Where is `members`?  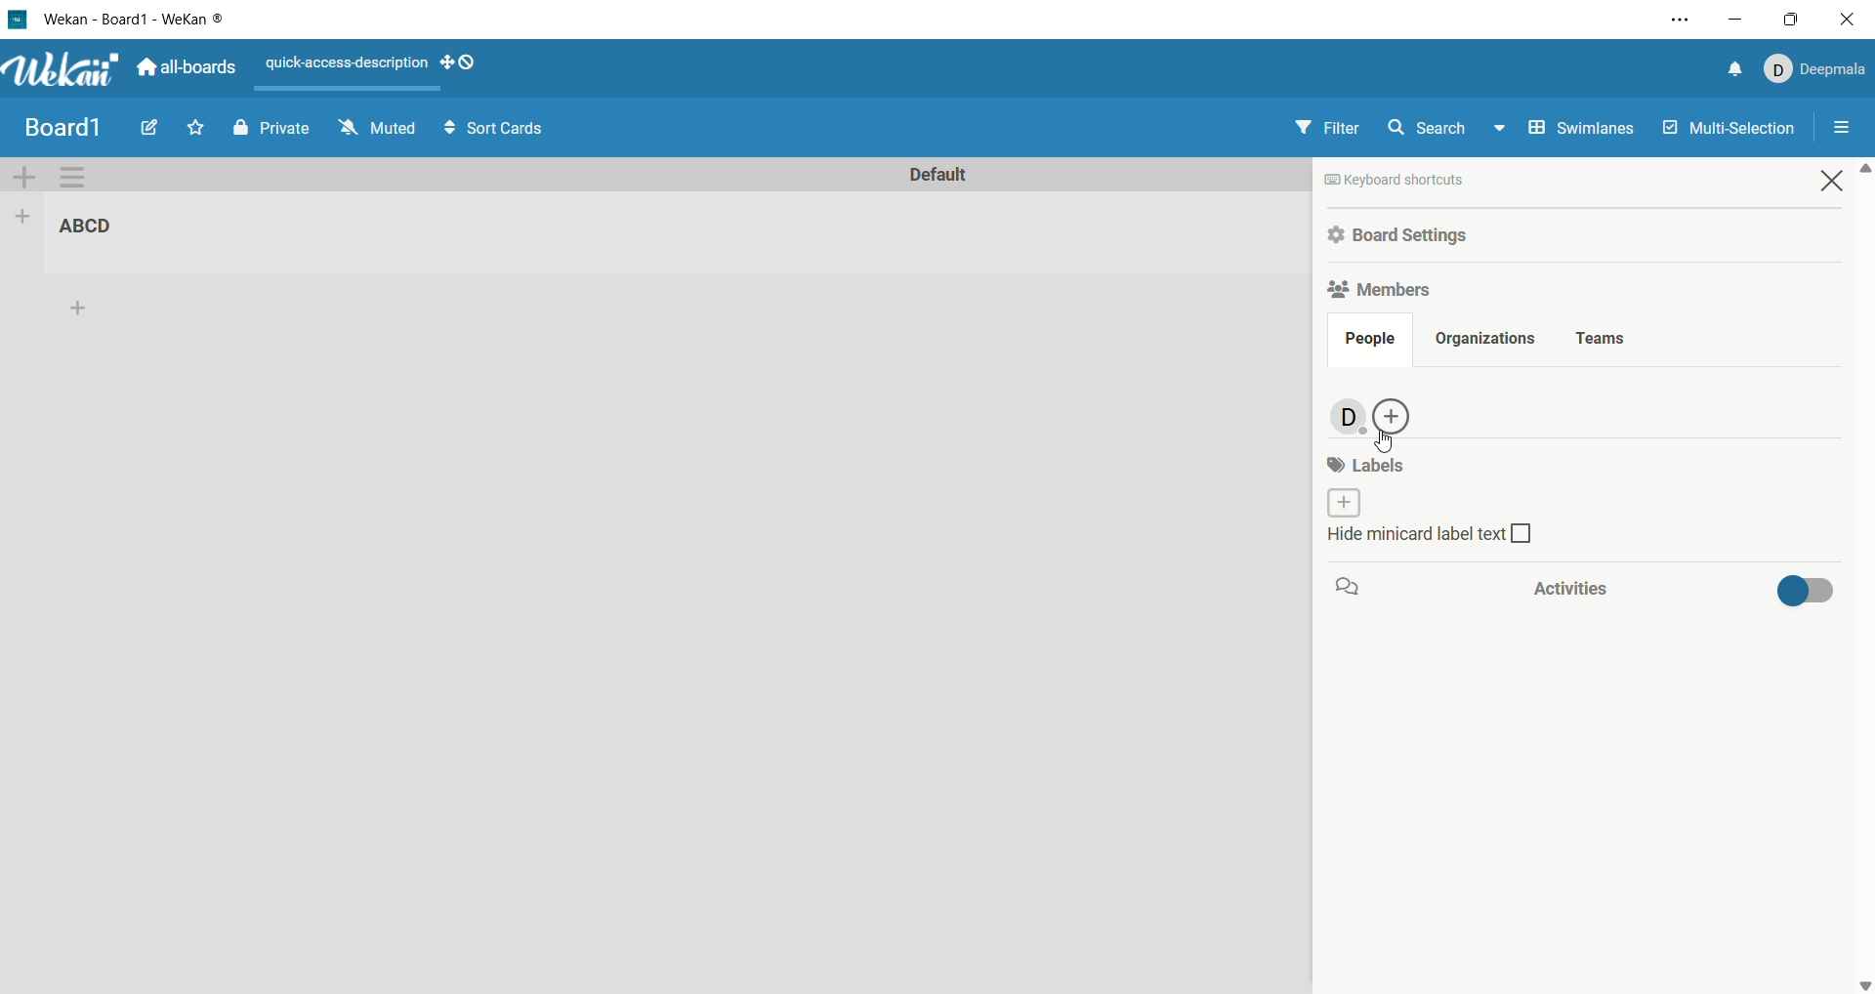 members is located at coordinates (1384, 287).